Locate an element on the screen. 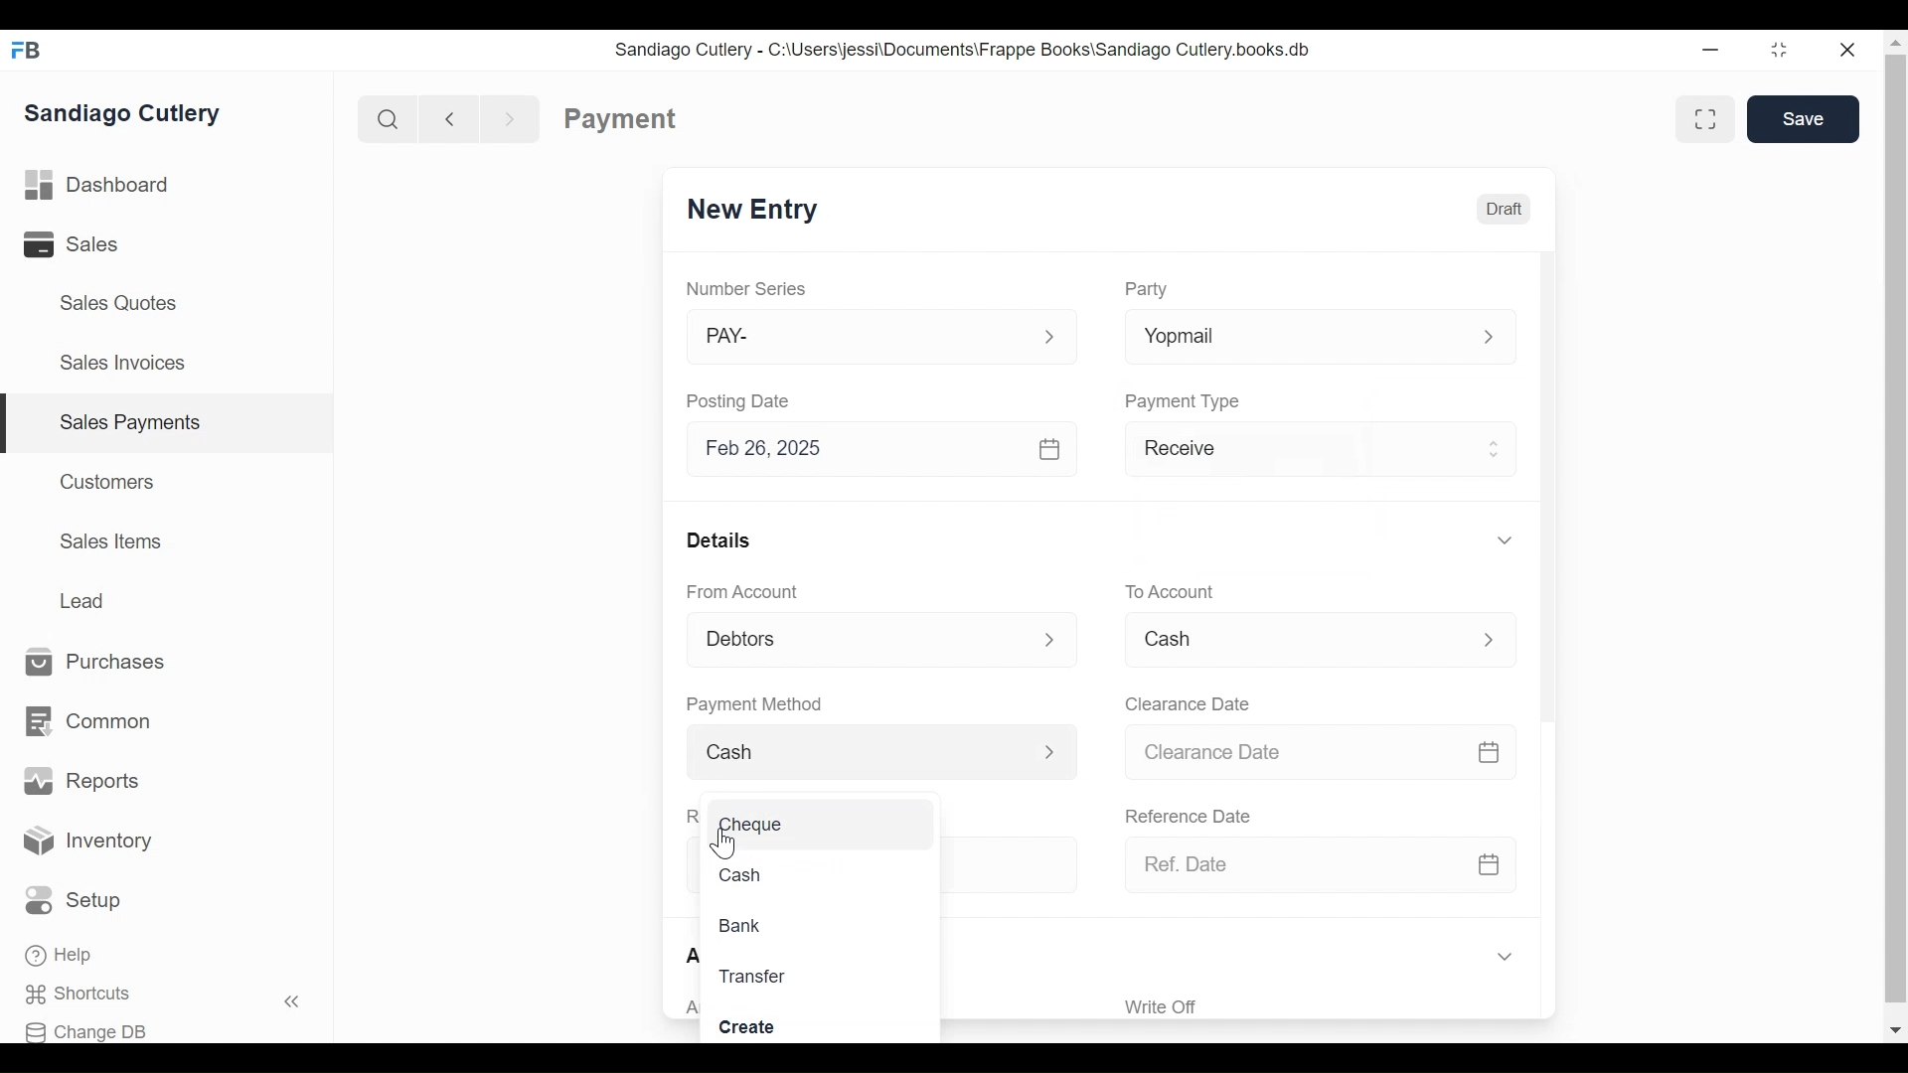 This screenshot has width=1908, height=1073. Help is located at coordinates (62, 957).